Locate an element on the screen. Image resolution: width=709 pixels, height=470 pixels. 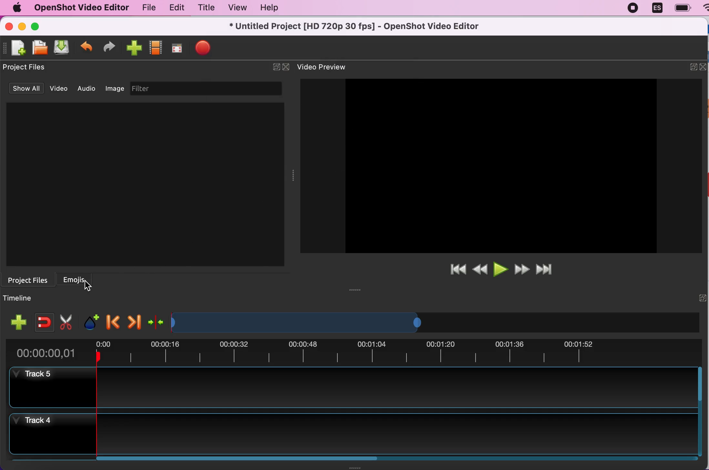
audio is located at coordinates (88, 88).